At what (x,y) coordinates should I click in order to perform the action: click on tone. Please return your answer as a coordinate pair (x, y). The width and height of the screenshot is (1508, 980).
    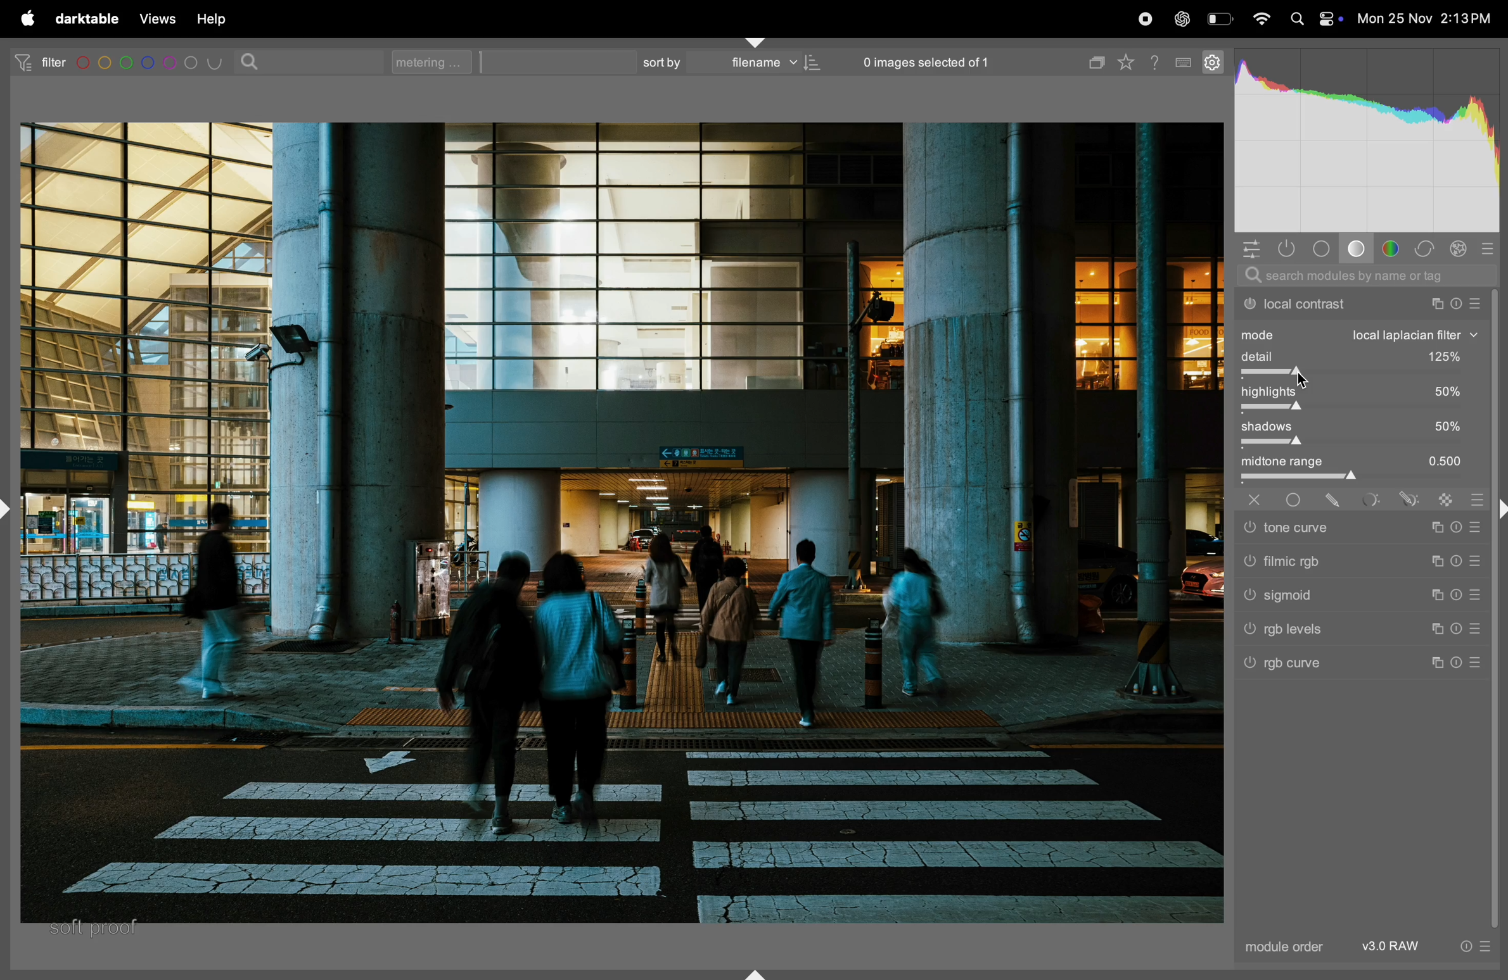
    Looking at the image, I should click on (1324, 248).